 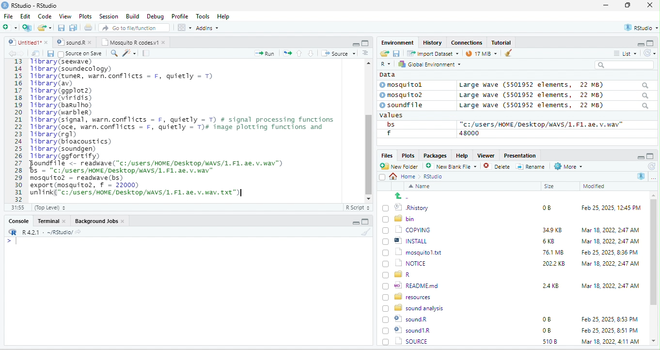 What do you see at coordinates (611, 209) in the screenshot?
I see `Feb 25, 2025, 12:45 PM` at bounding box center [611, 209].